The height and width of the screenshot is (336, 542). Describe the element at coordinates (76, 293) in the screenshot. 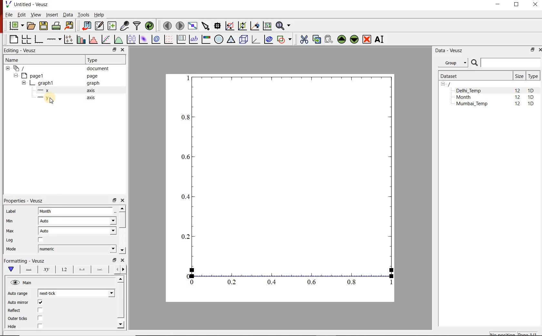

I see `next-tick` at that location.